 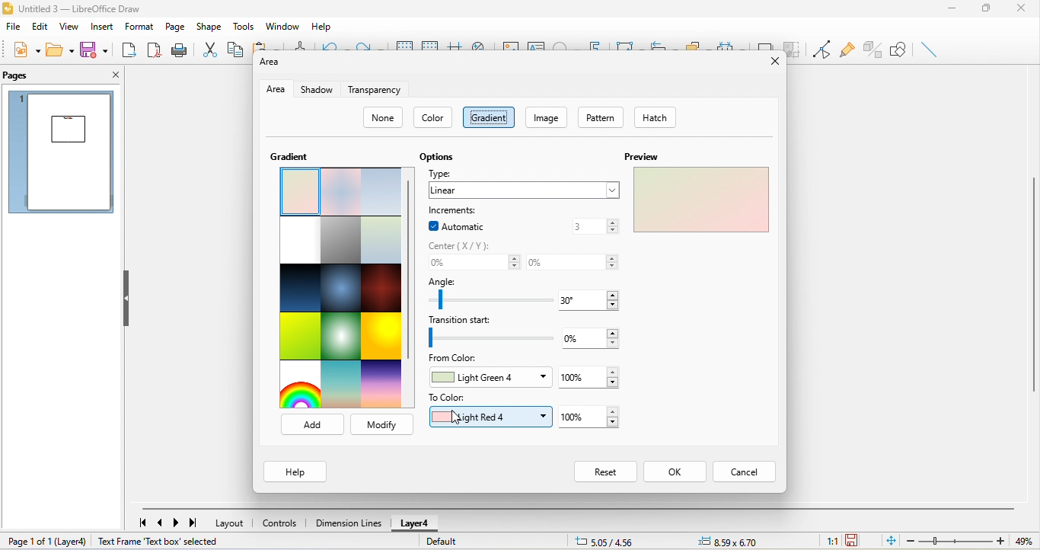 I want to click on pastel dream, so click(x=340, y=192).